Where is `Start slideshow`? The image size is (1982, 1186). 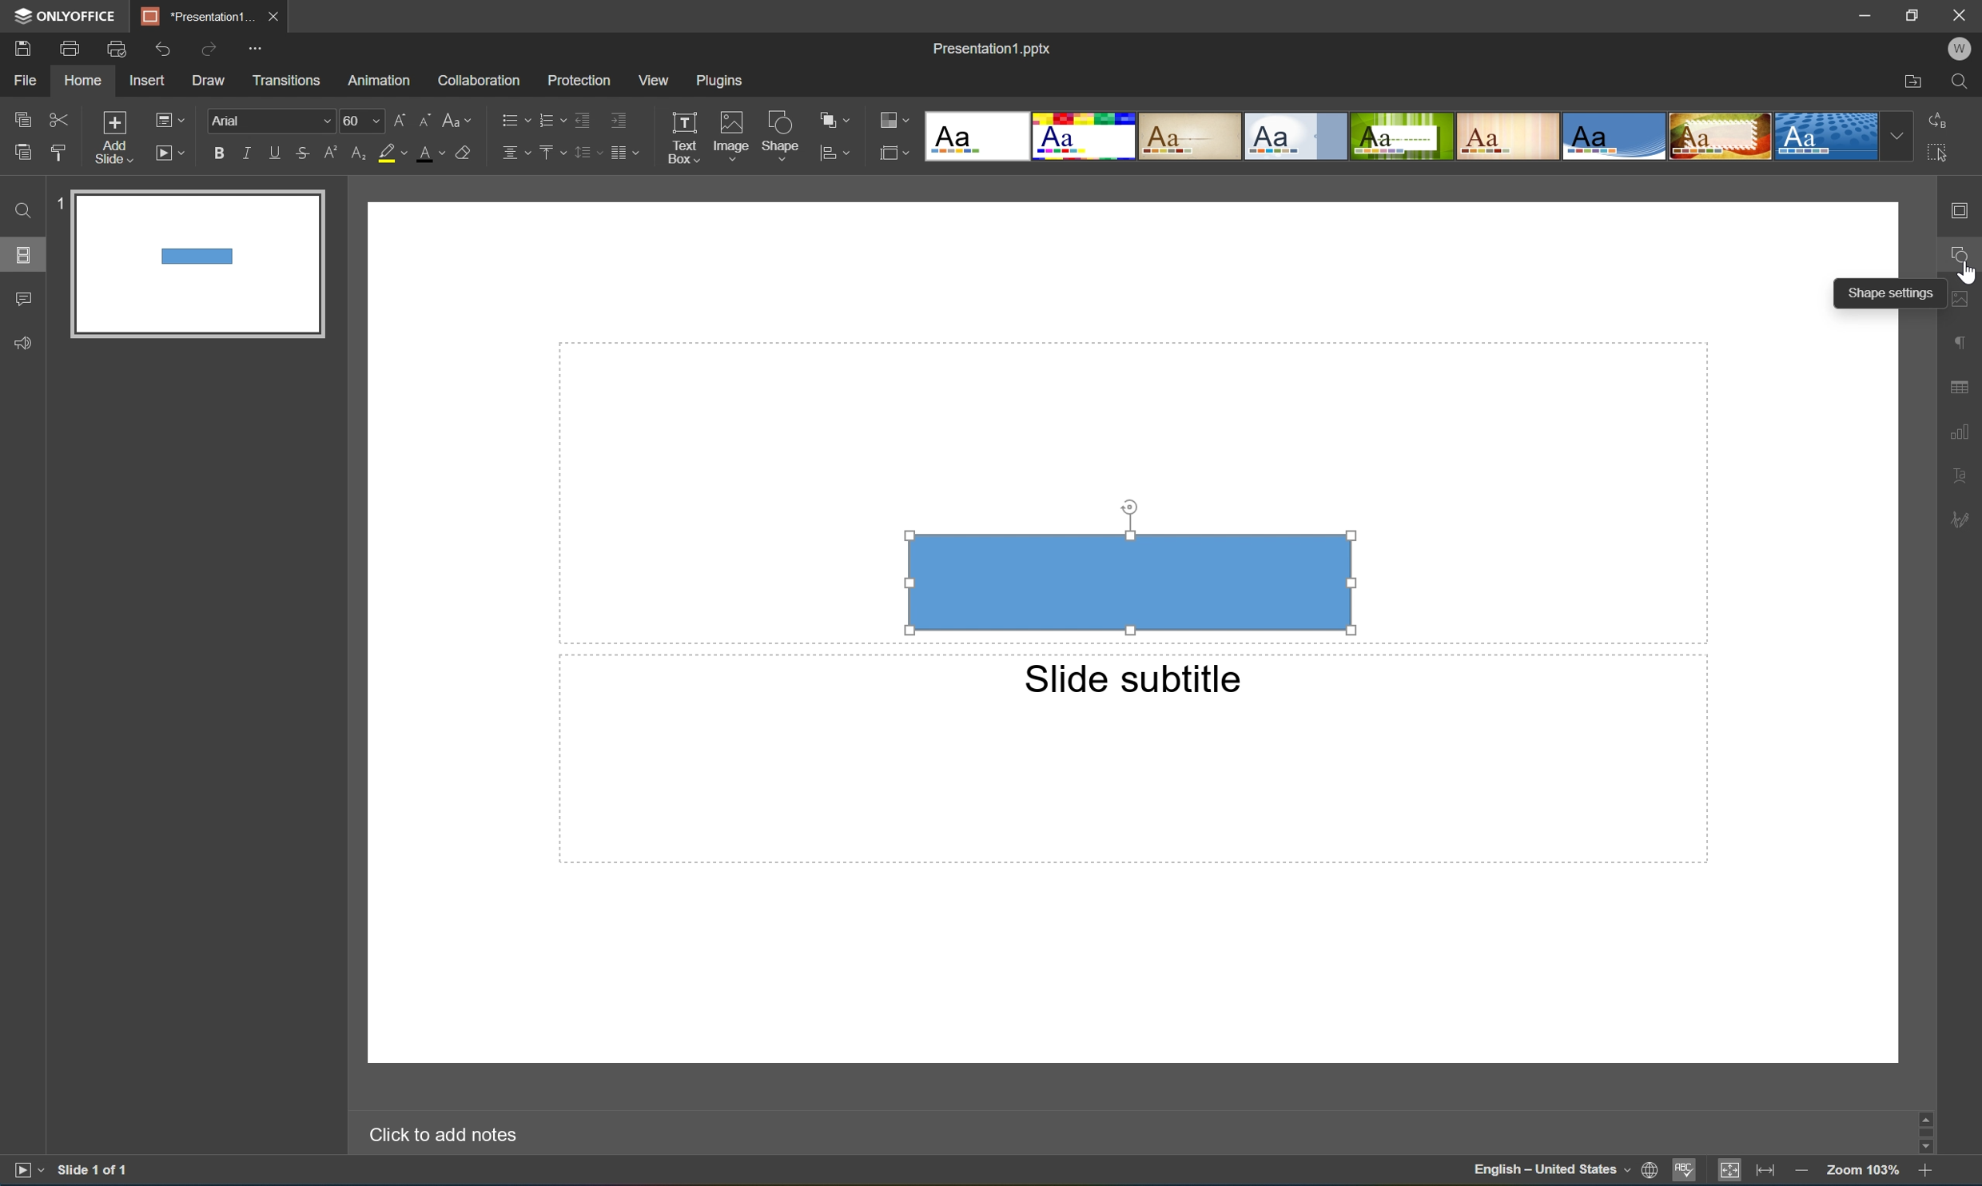
Start slideshow is located at coordinates (23, 1173).